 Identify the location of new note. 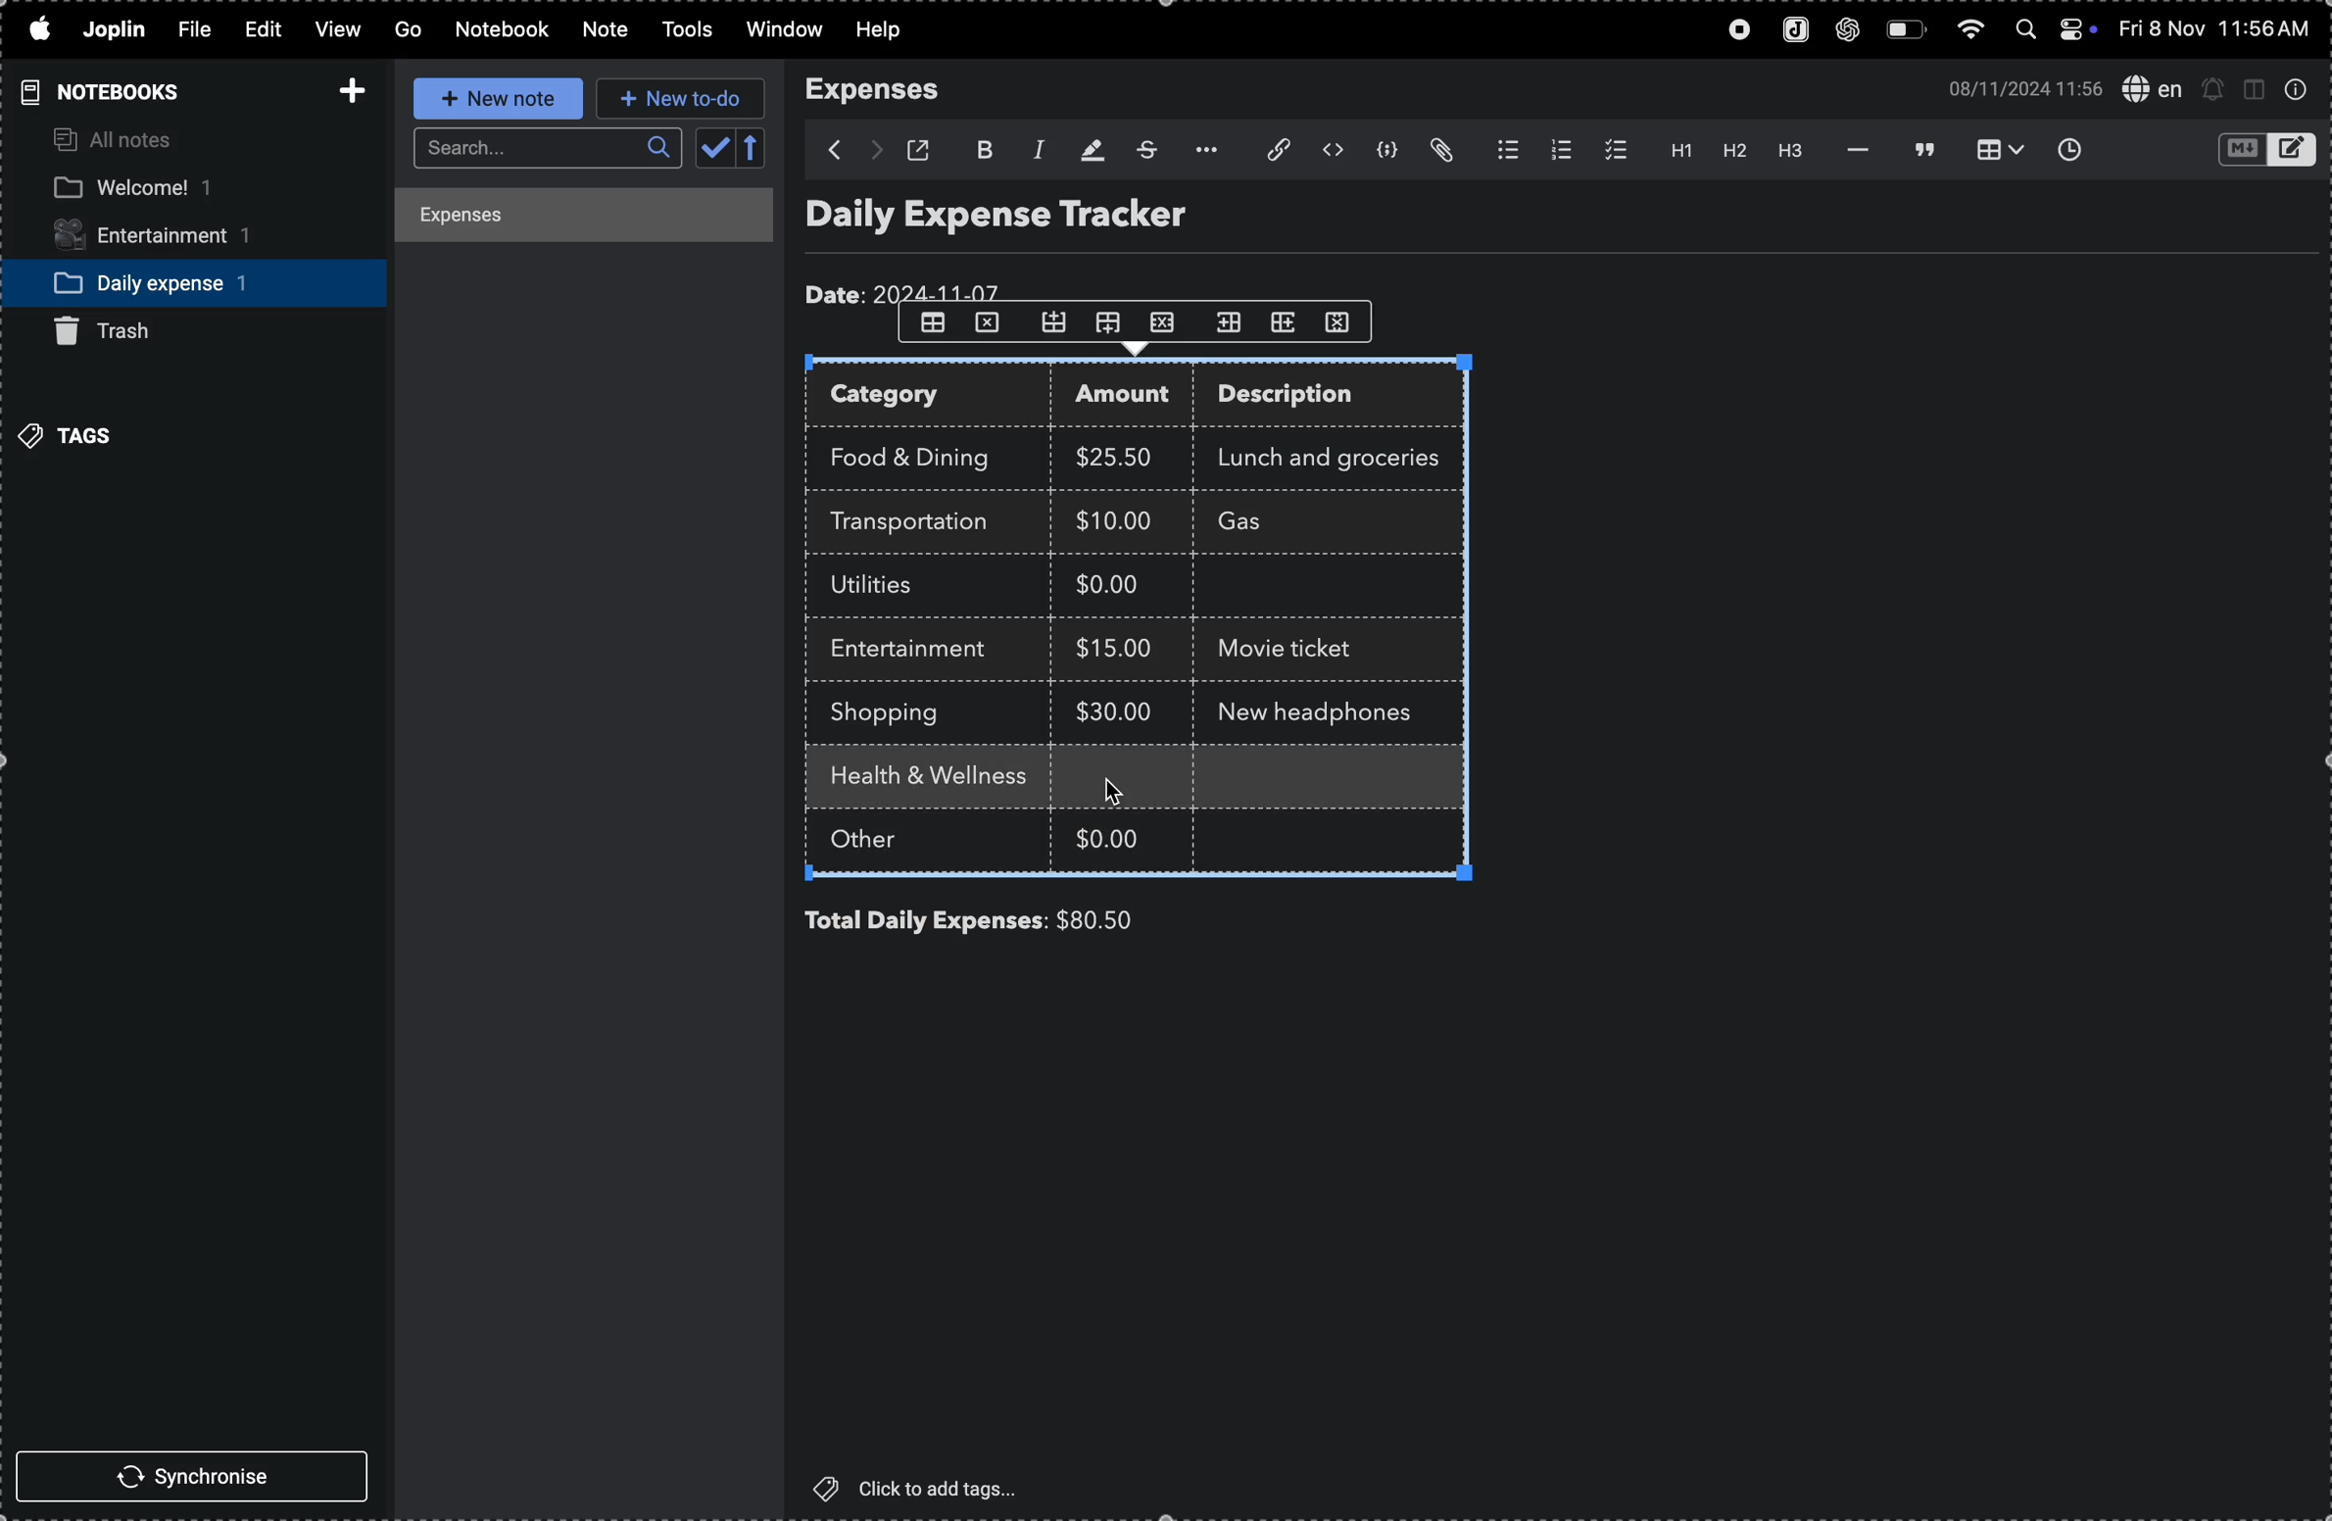
(492, 99).